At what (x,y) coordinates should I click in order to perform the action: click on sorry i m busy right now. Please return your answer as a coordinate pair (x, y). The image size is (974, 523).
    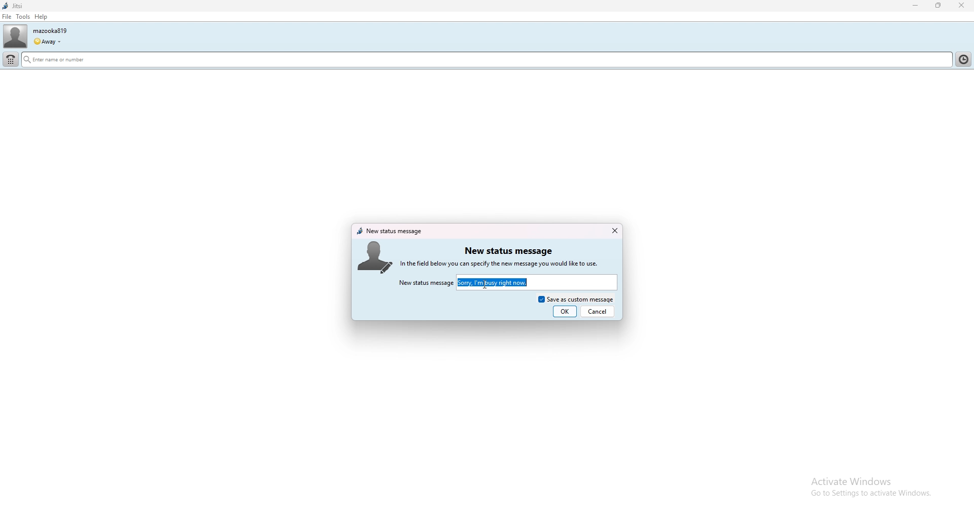
    Looking at the image, I should click on (504, 282).